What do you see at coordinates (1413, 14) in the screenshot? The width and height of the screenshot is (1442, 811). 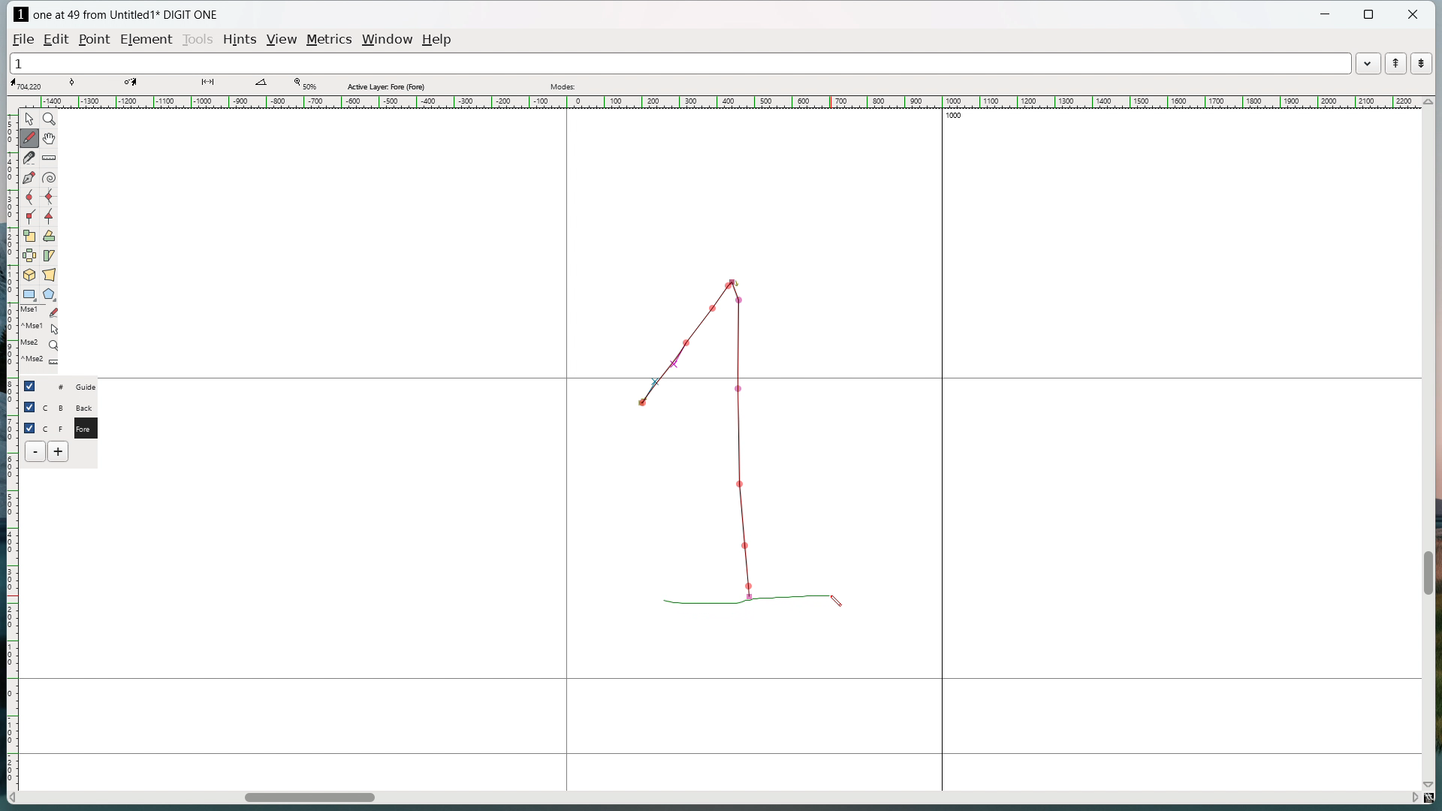 I see `close` at bounding box center [1413, 14].